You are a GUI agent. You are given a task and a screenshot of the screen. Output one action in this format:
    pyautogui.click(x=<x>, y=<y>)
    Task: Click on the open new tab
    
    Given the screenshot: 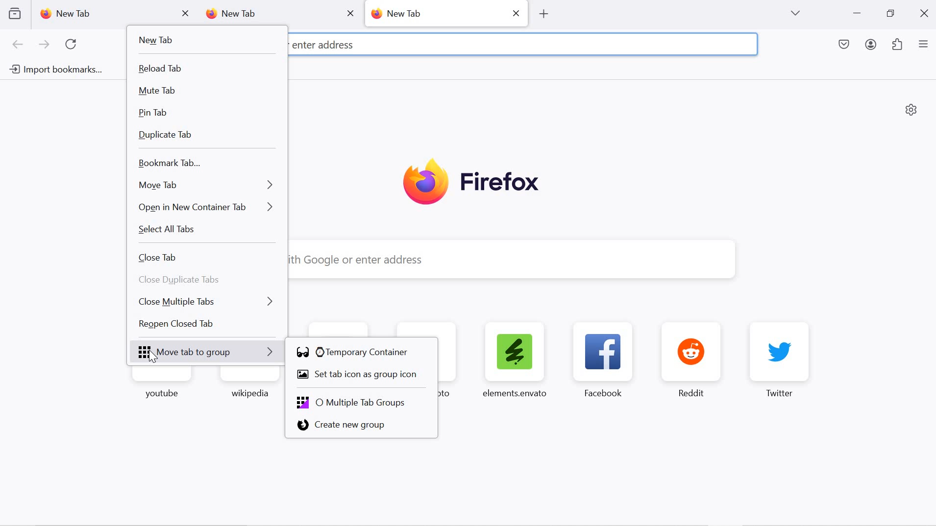 What is the action you would take?
    pyautogui.click(x=544, y=13)
    